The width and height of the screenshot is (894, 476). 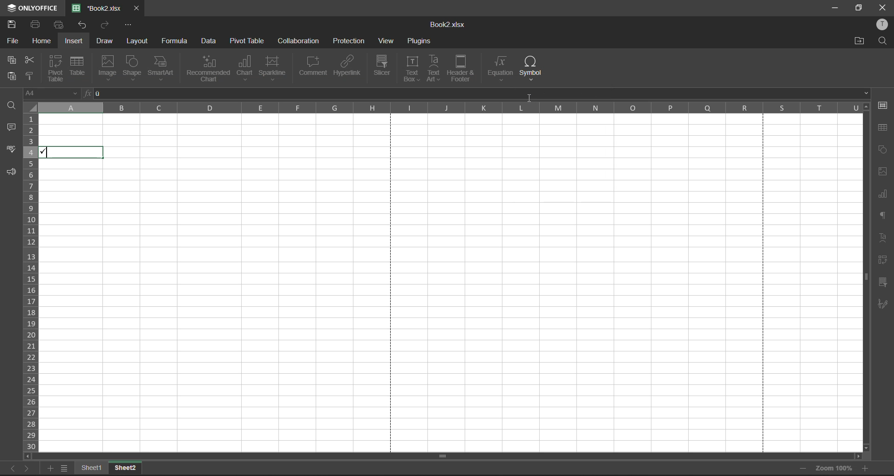 What do you see at coordinates (834, 469) in the screenshot?
I see `zoom factor` at bounding box center [834, 469].